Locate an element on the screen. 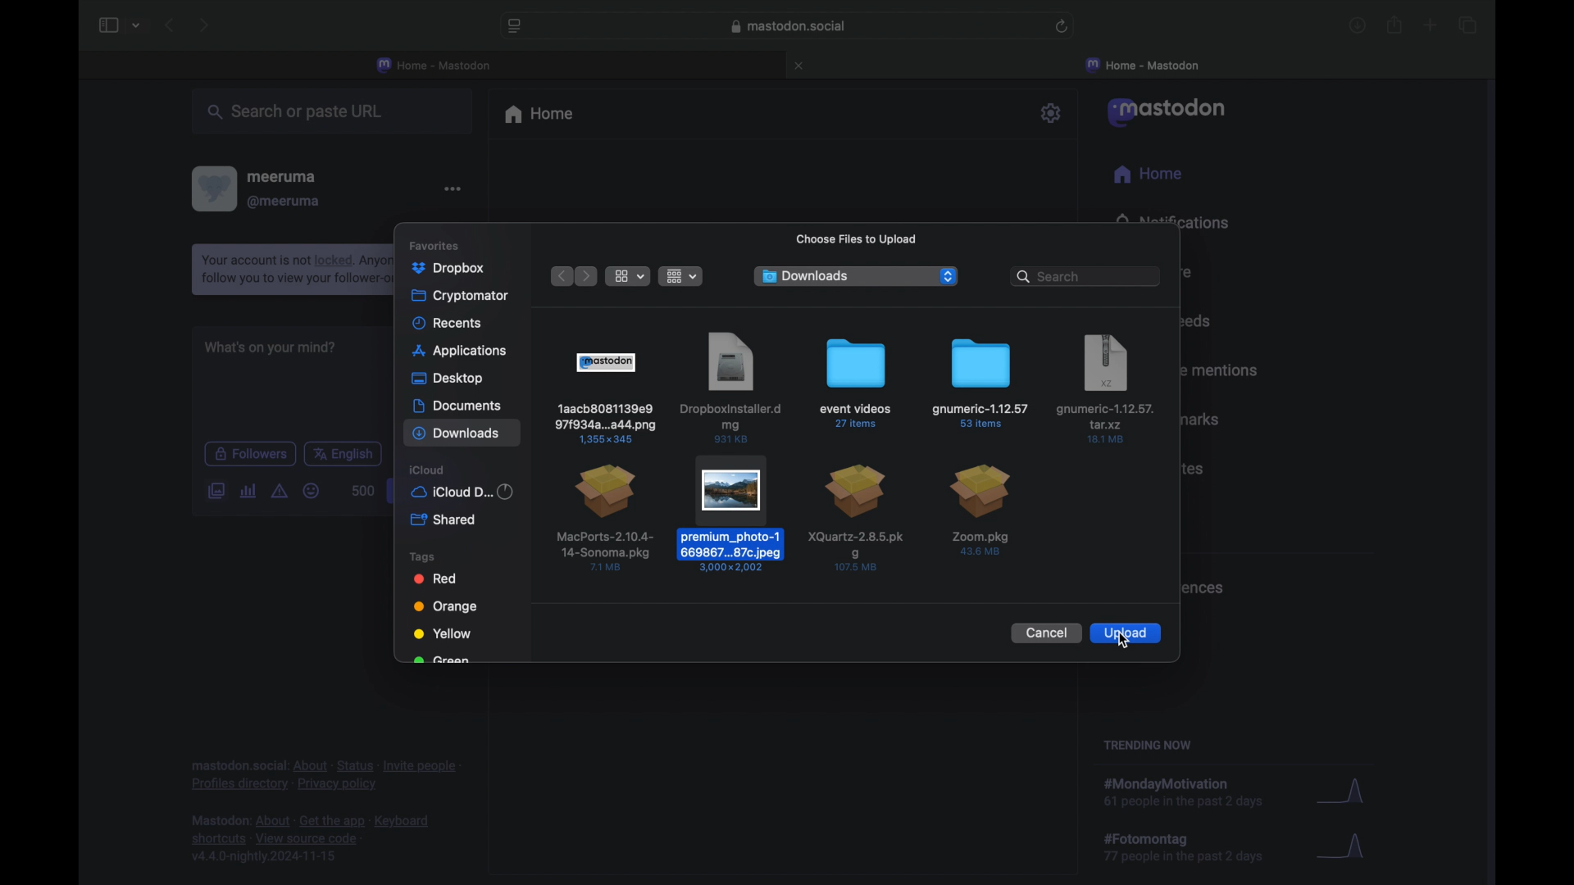 The width and height of the screenshot is (1574, 885). close is located at coordinates (802, 66).